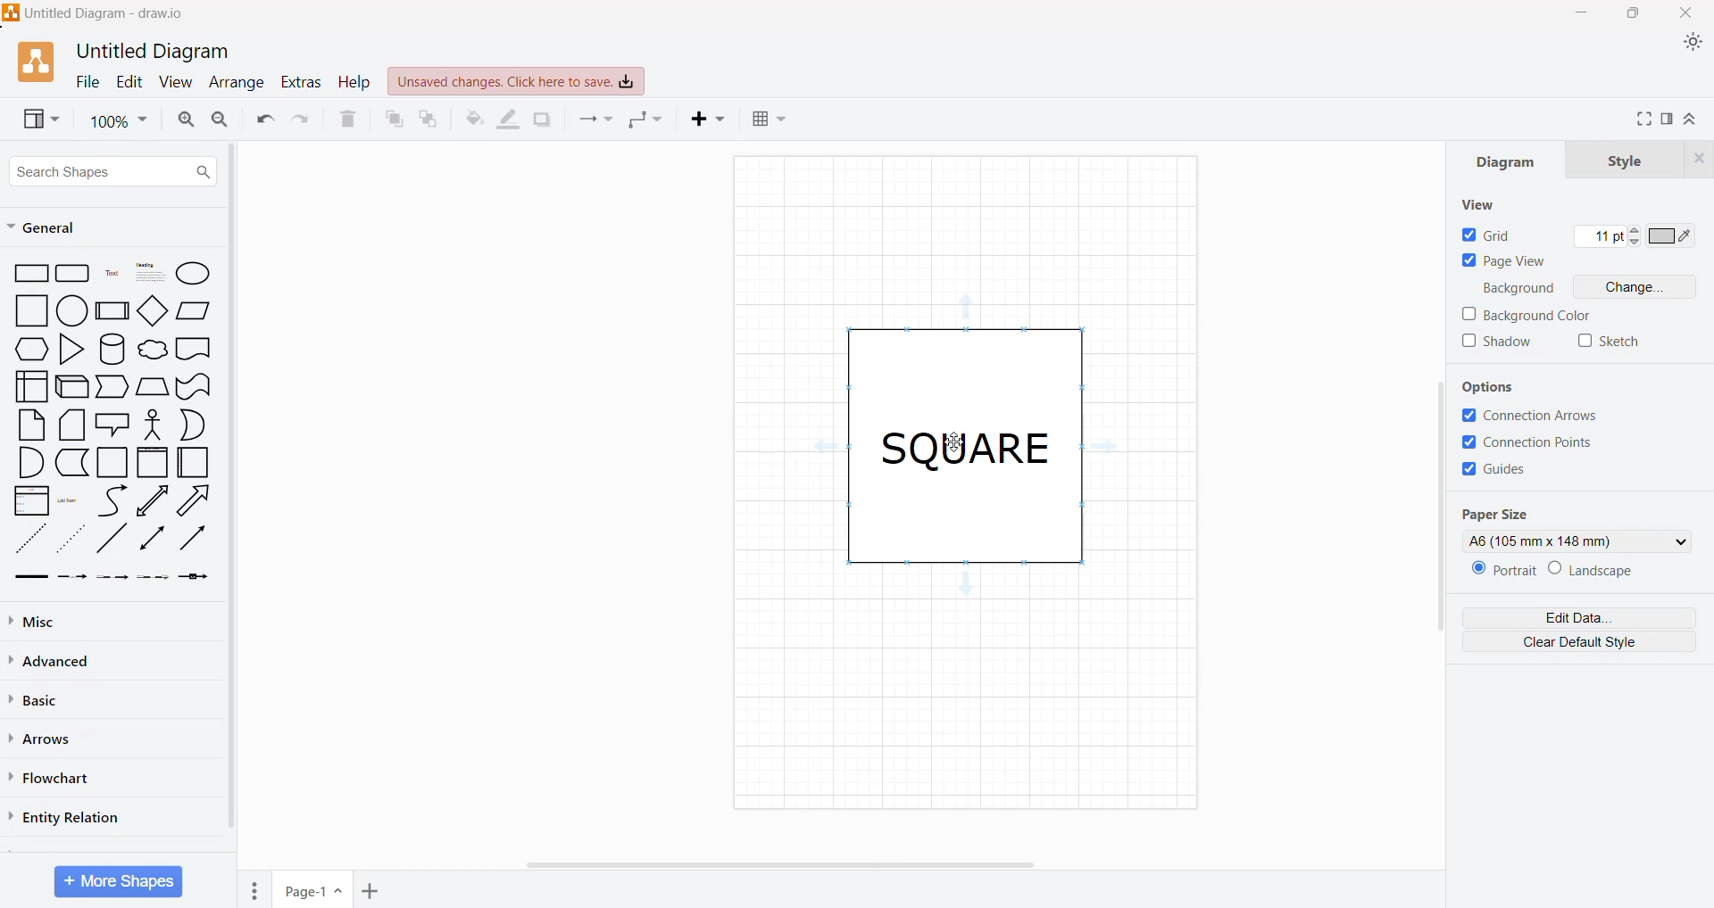  I want to click on Unsaved Changes. Click here to save, so click(517, 82).